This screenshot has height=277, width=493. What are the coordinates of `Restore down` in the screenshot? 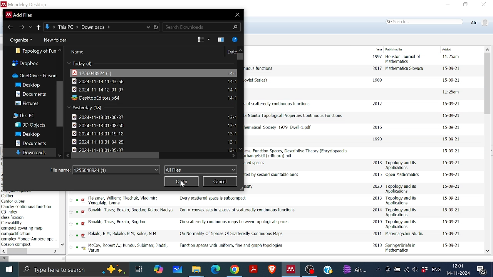 It's located at (466, 5).